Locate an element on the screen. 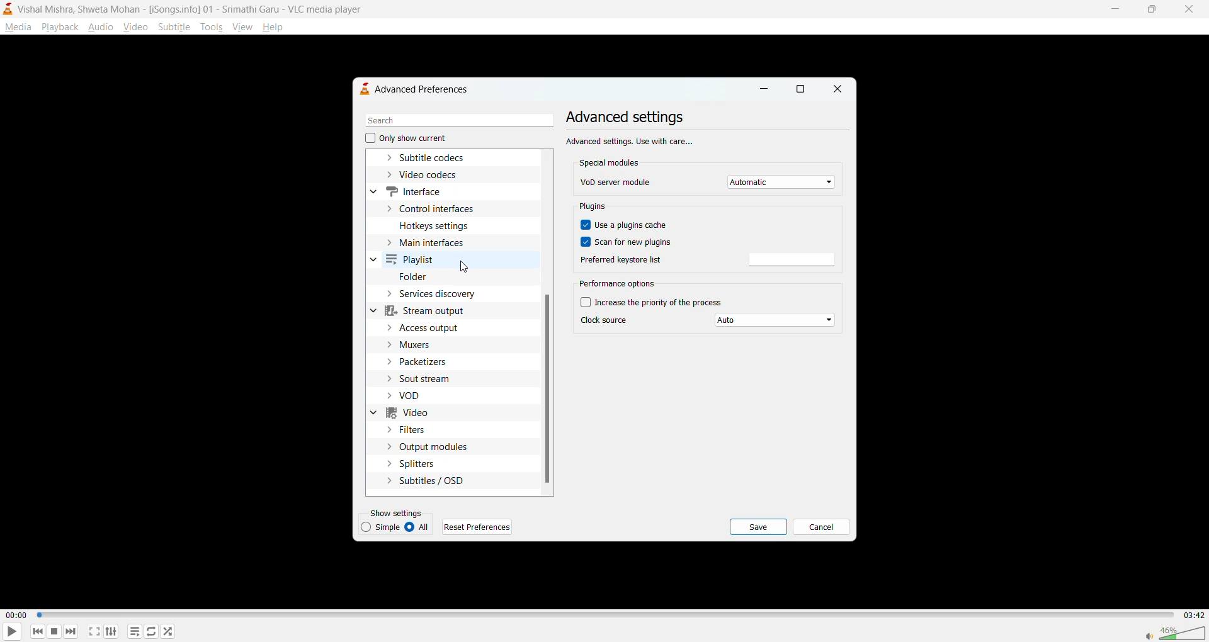  muxers is located at coordinates (420, 346).